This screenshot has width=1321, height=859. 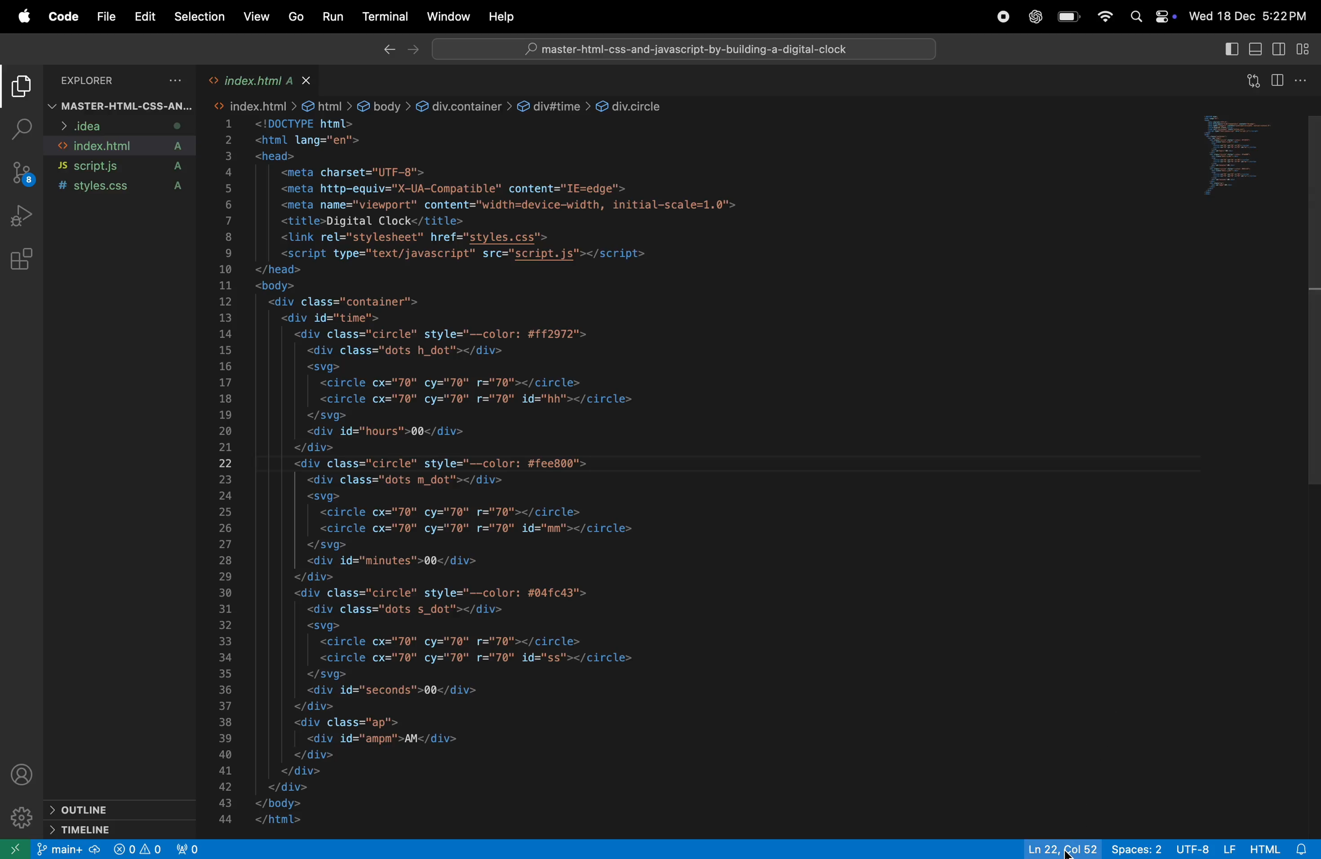 I want to click on battery, so click(x=1067, y=17).